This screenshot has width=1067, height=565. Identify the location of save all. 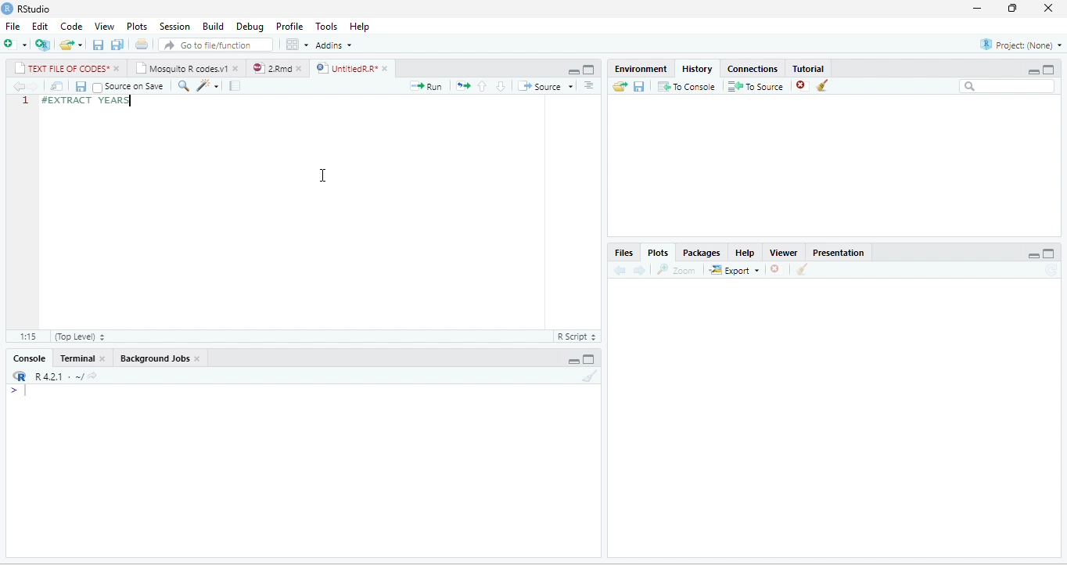
(117, 44).